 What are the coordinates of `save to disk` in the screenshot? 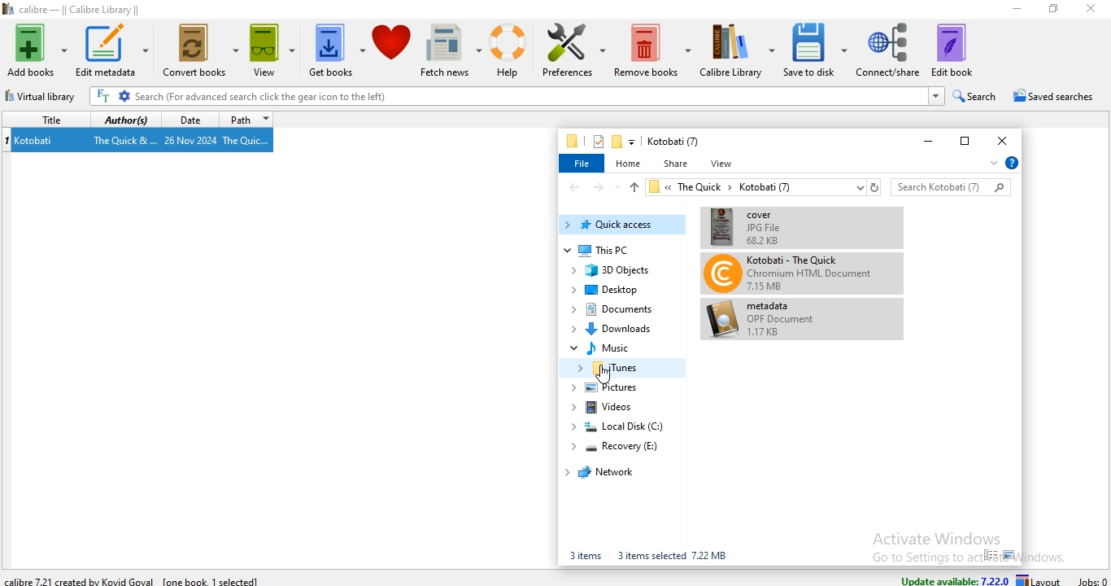 It's located at (816, 49).